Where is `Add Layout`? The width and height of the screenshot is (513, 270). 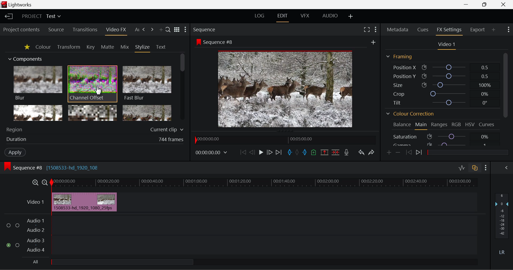 Add Layout is located at coordinates (351, 17).